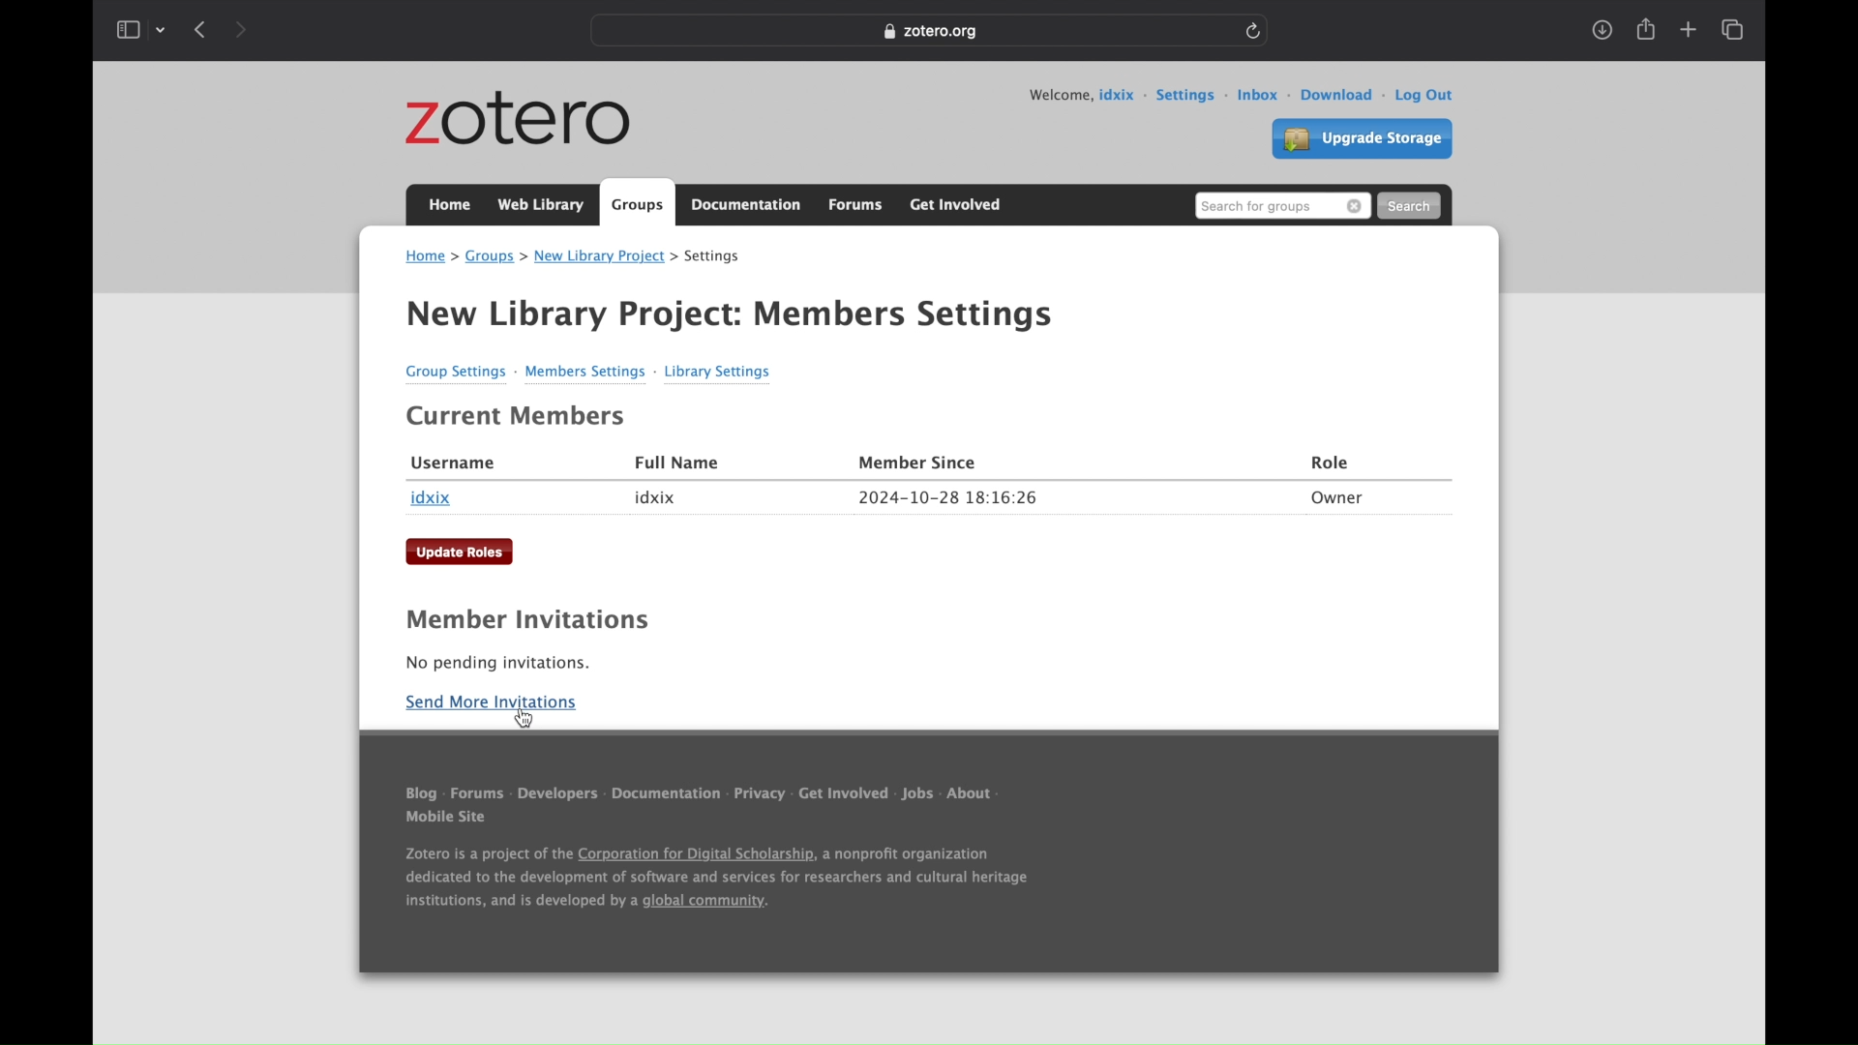 The height and width of the screenshot is (1045, 1858). Describe the element at coordinates (127, 29) in the screenshot. I see `show sidebar` at that location.